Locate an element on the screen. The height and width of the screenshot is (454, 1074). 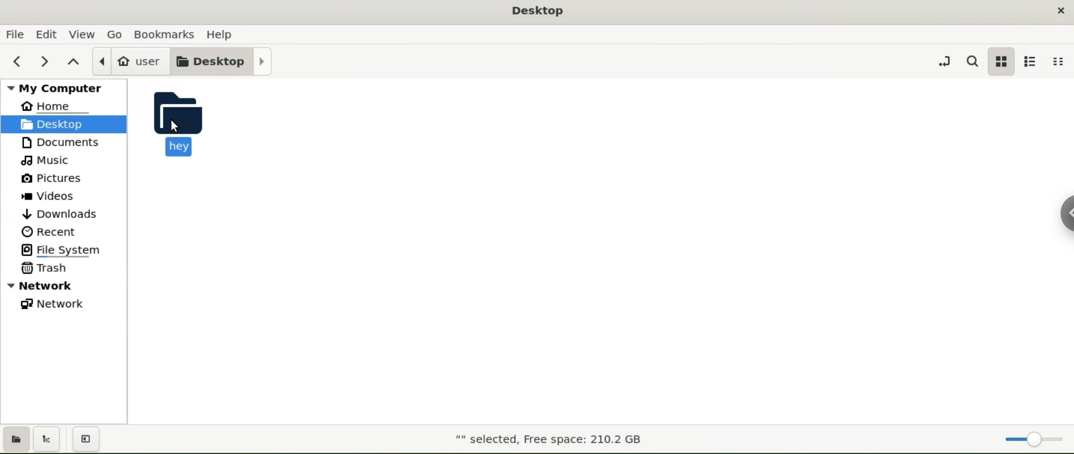
zoom is located at coordinates (1034, 437).